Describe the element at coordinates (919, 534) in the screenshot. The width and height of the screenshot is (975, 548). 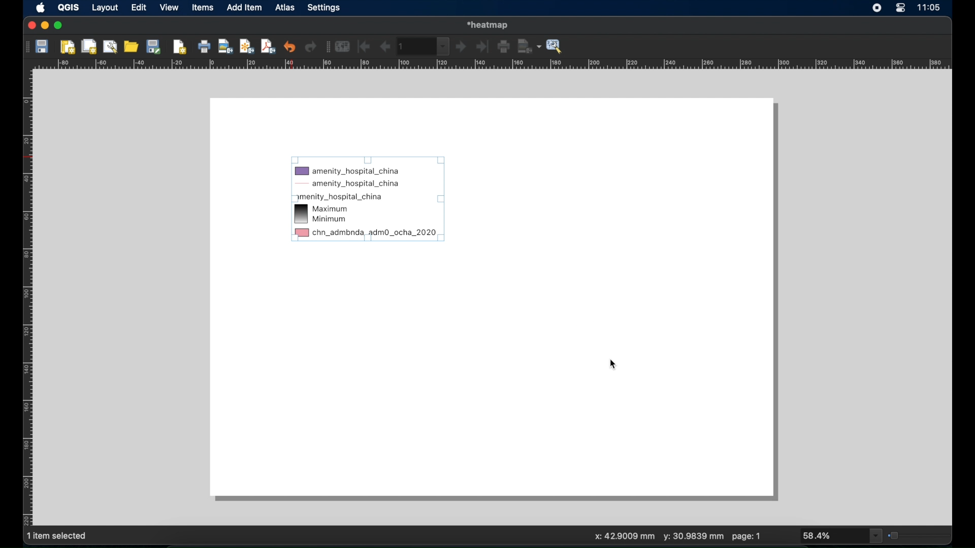
I see `zoom slider` at that location.